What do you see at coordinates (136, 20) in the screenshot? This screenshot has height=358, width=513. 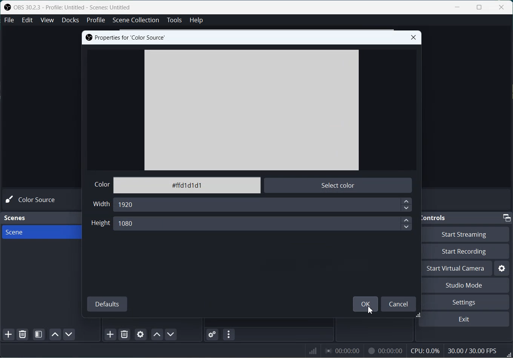 I see `Scene Collection` at bounding box center [136, 20].